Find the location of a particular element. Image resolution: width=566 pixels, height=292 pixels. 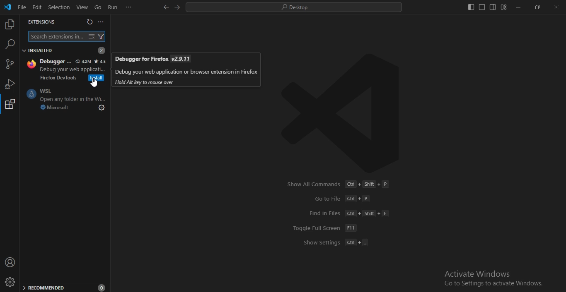

go back is located at coordinates (165, 7).